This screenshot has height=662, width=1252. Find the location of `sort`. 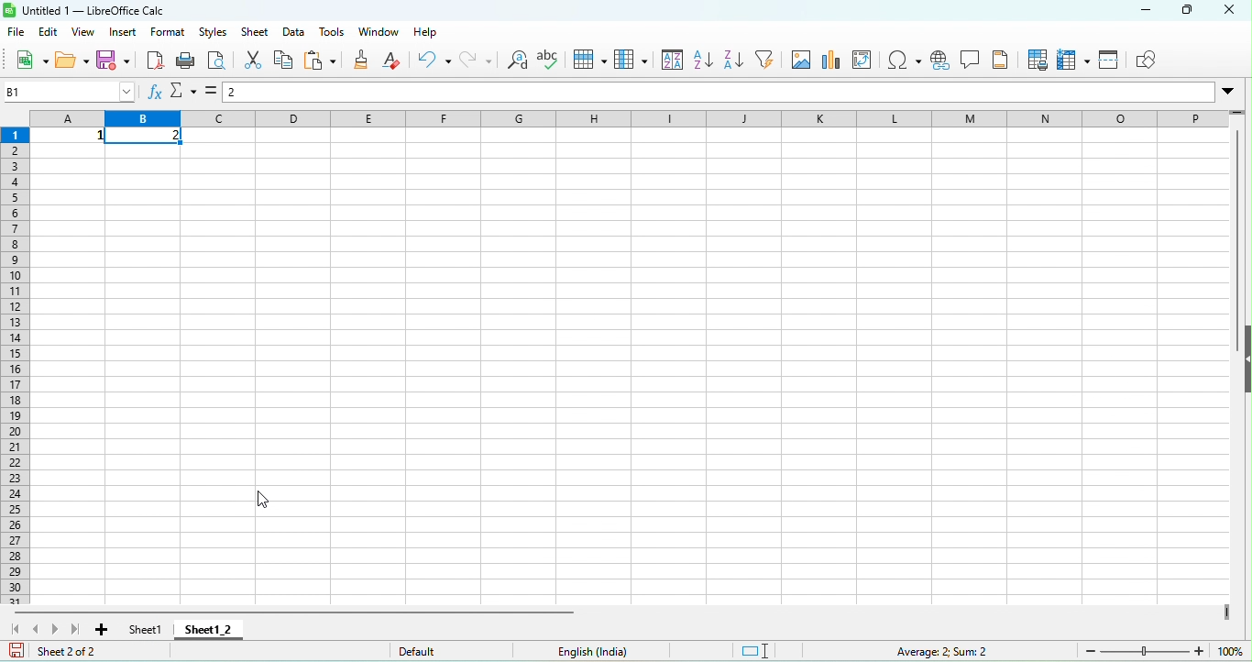

sort is located at coordinates (668, 62).